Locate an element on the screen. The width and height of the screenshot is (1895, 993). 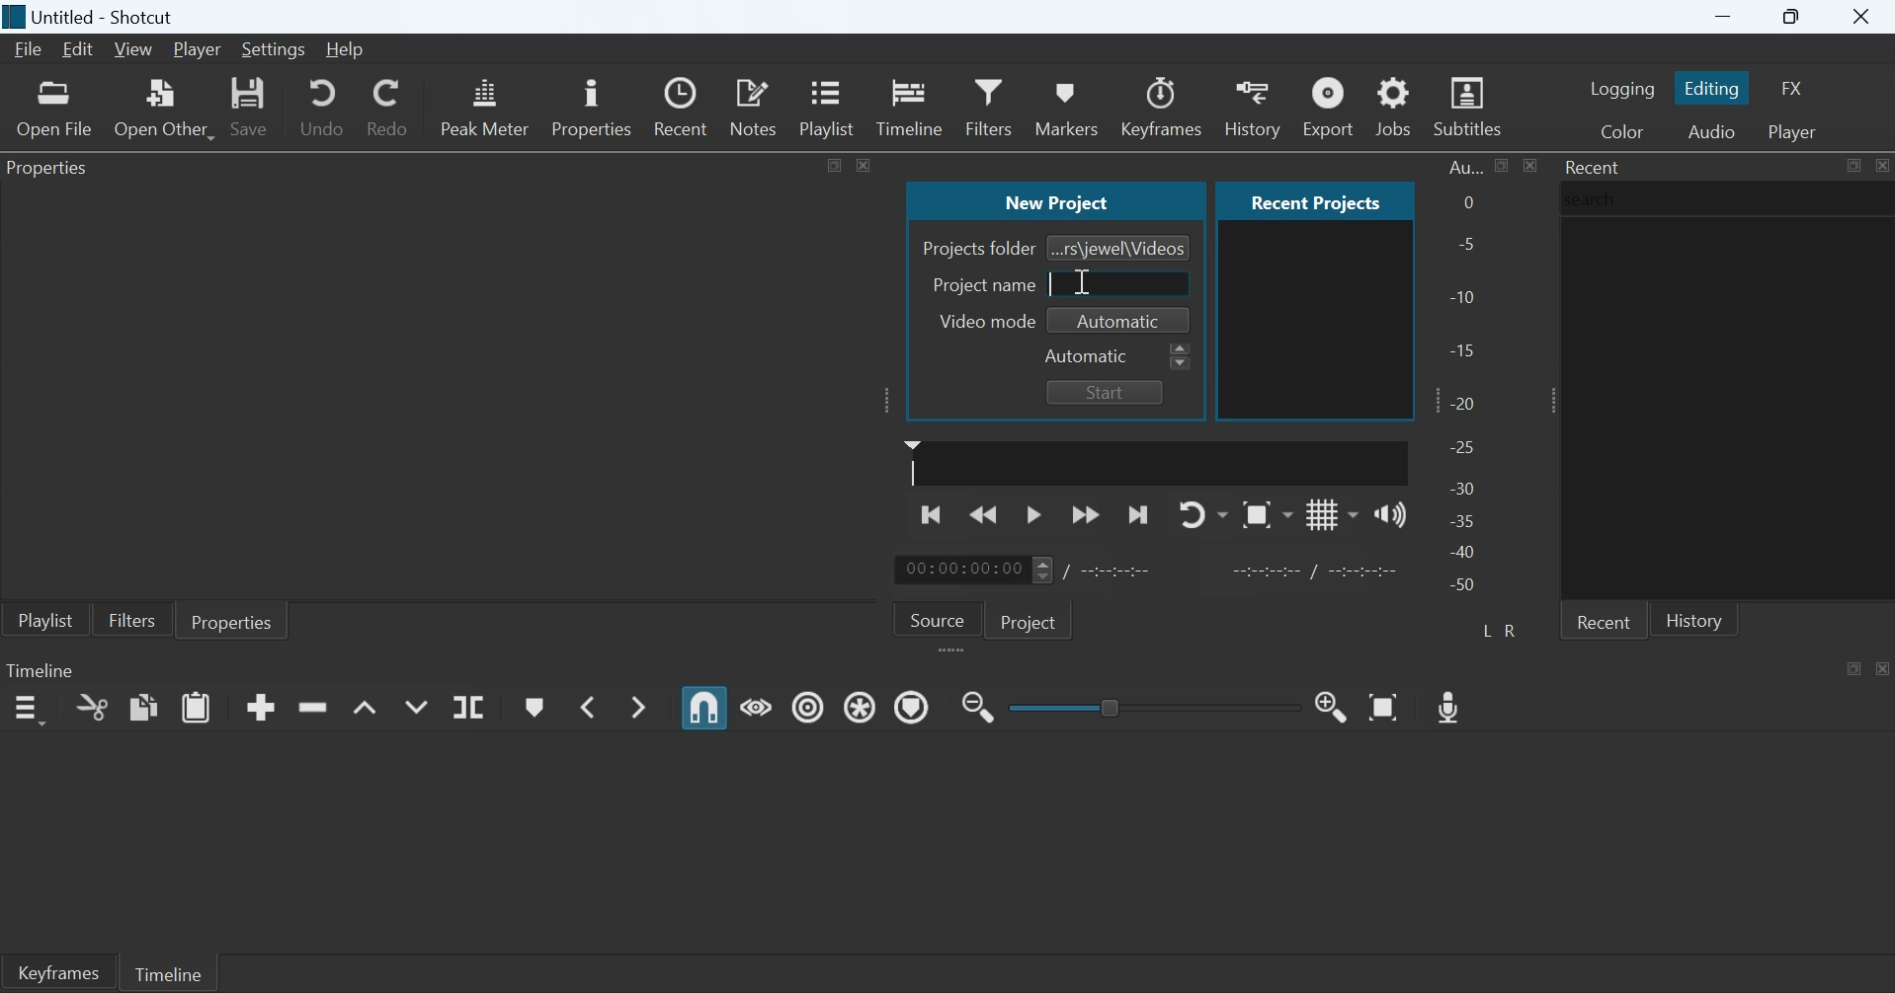
Audio Peak meter is located at coordinates (485, 104).